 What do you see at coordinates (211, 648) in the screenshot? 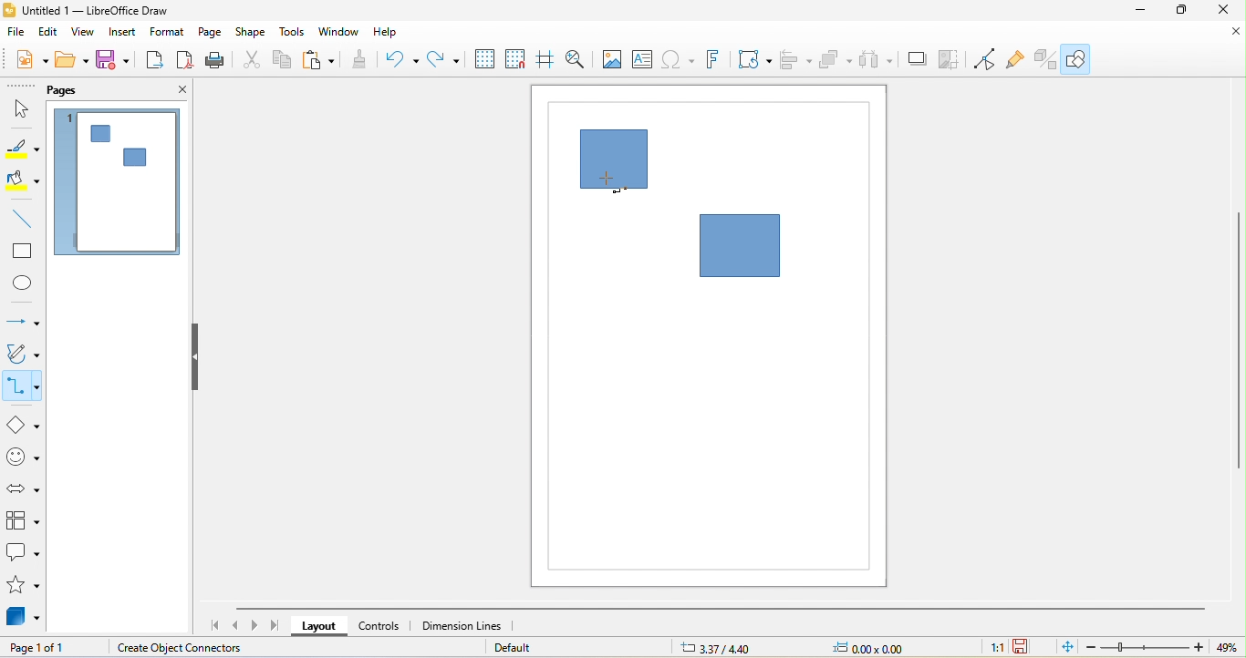
I see `create object connectors` at bounding box center [211, 648].